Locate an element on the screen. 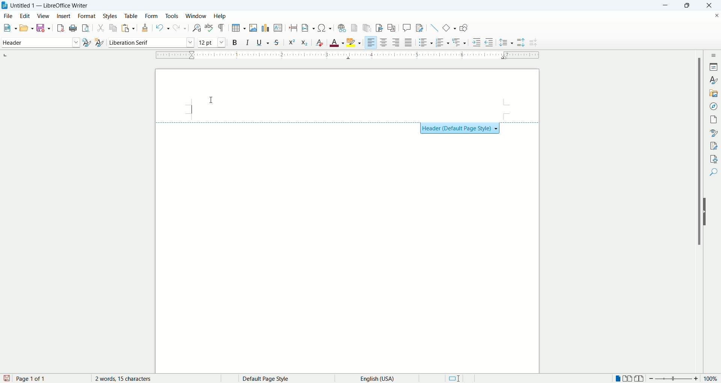 The height and width of the screenshot is (383, 721). manage changes is located at coordinates (713, 146).